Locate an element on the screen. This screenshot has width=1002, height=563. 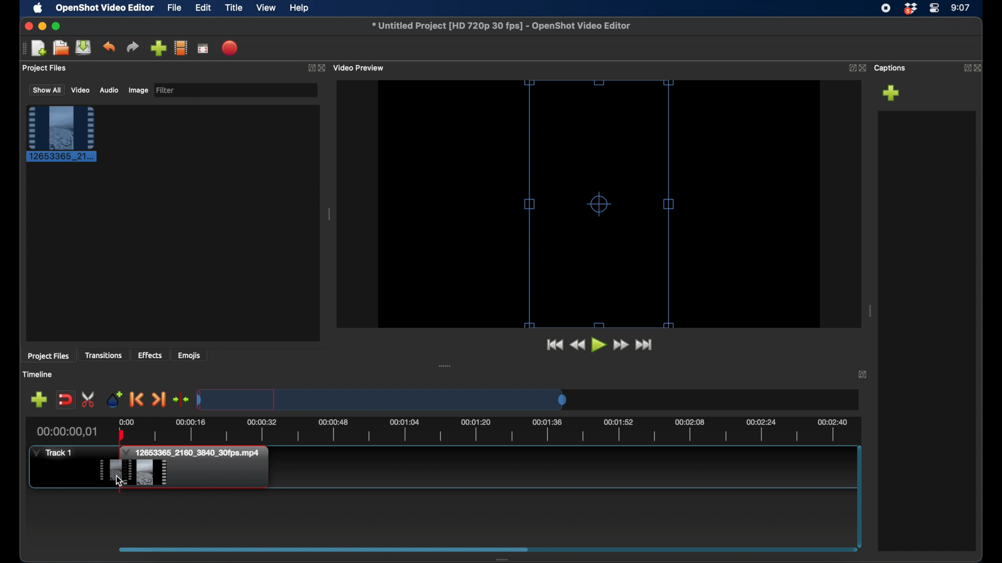
emojis is located at coordinates (190, 356).